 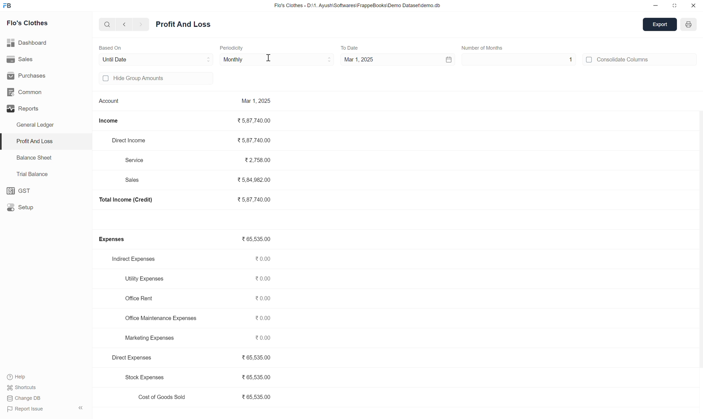 I want to click on Cost of Goods Sold, so click(x=159, y=397).